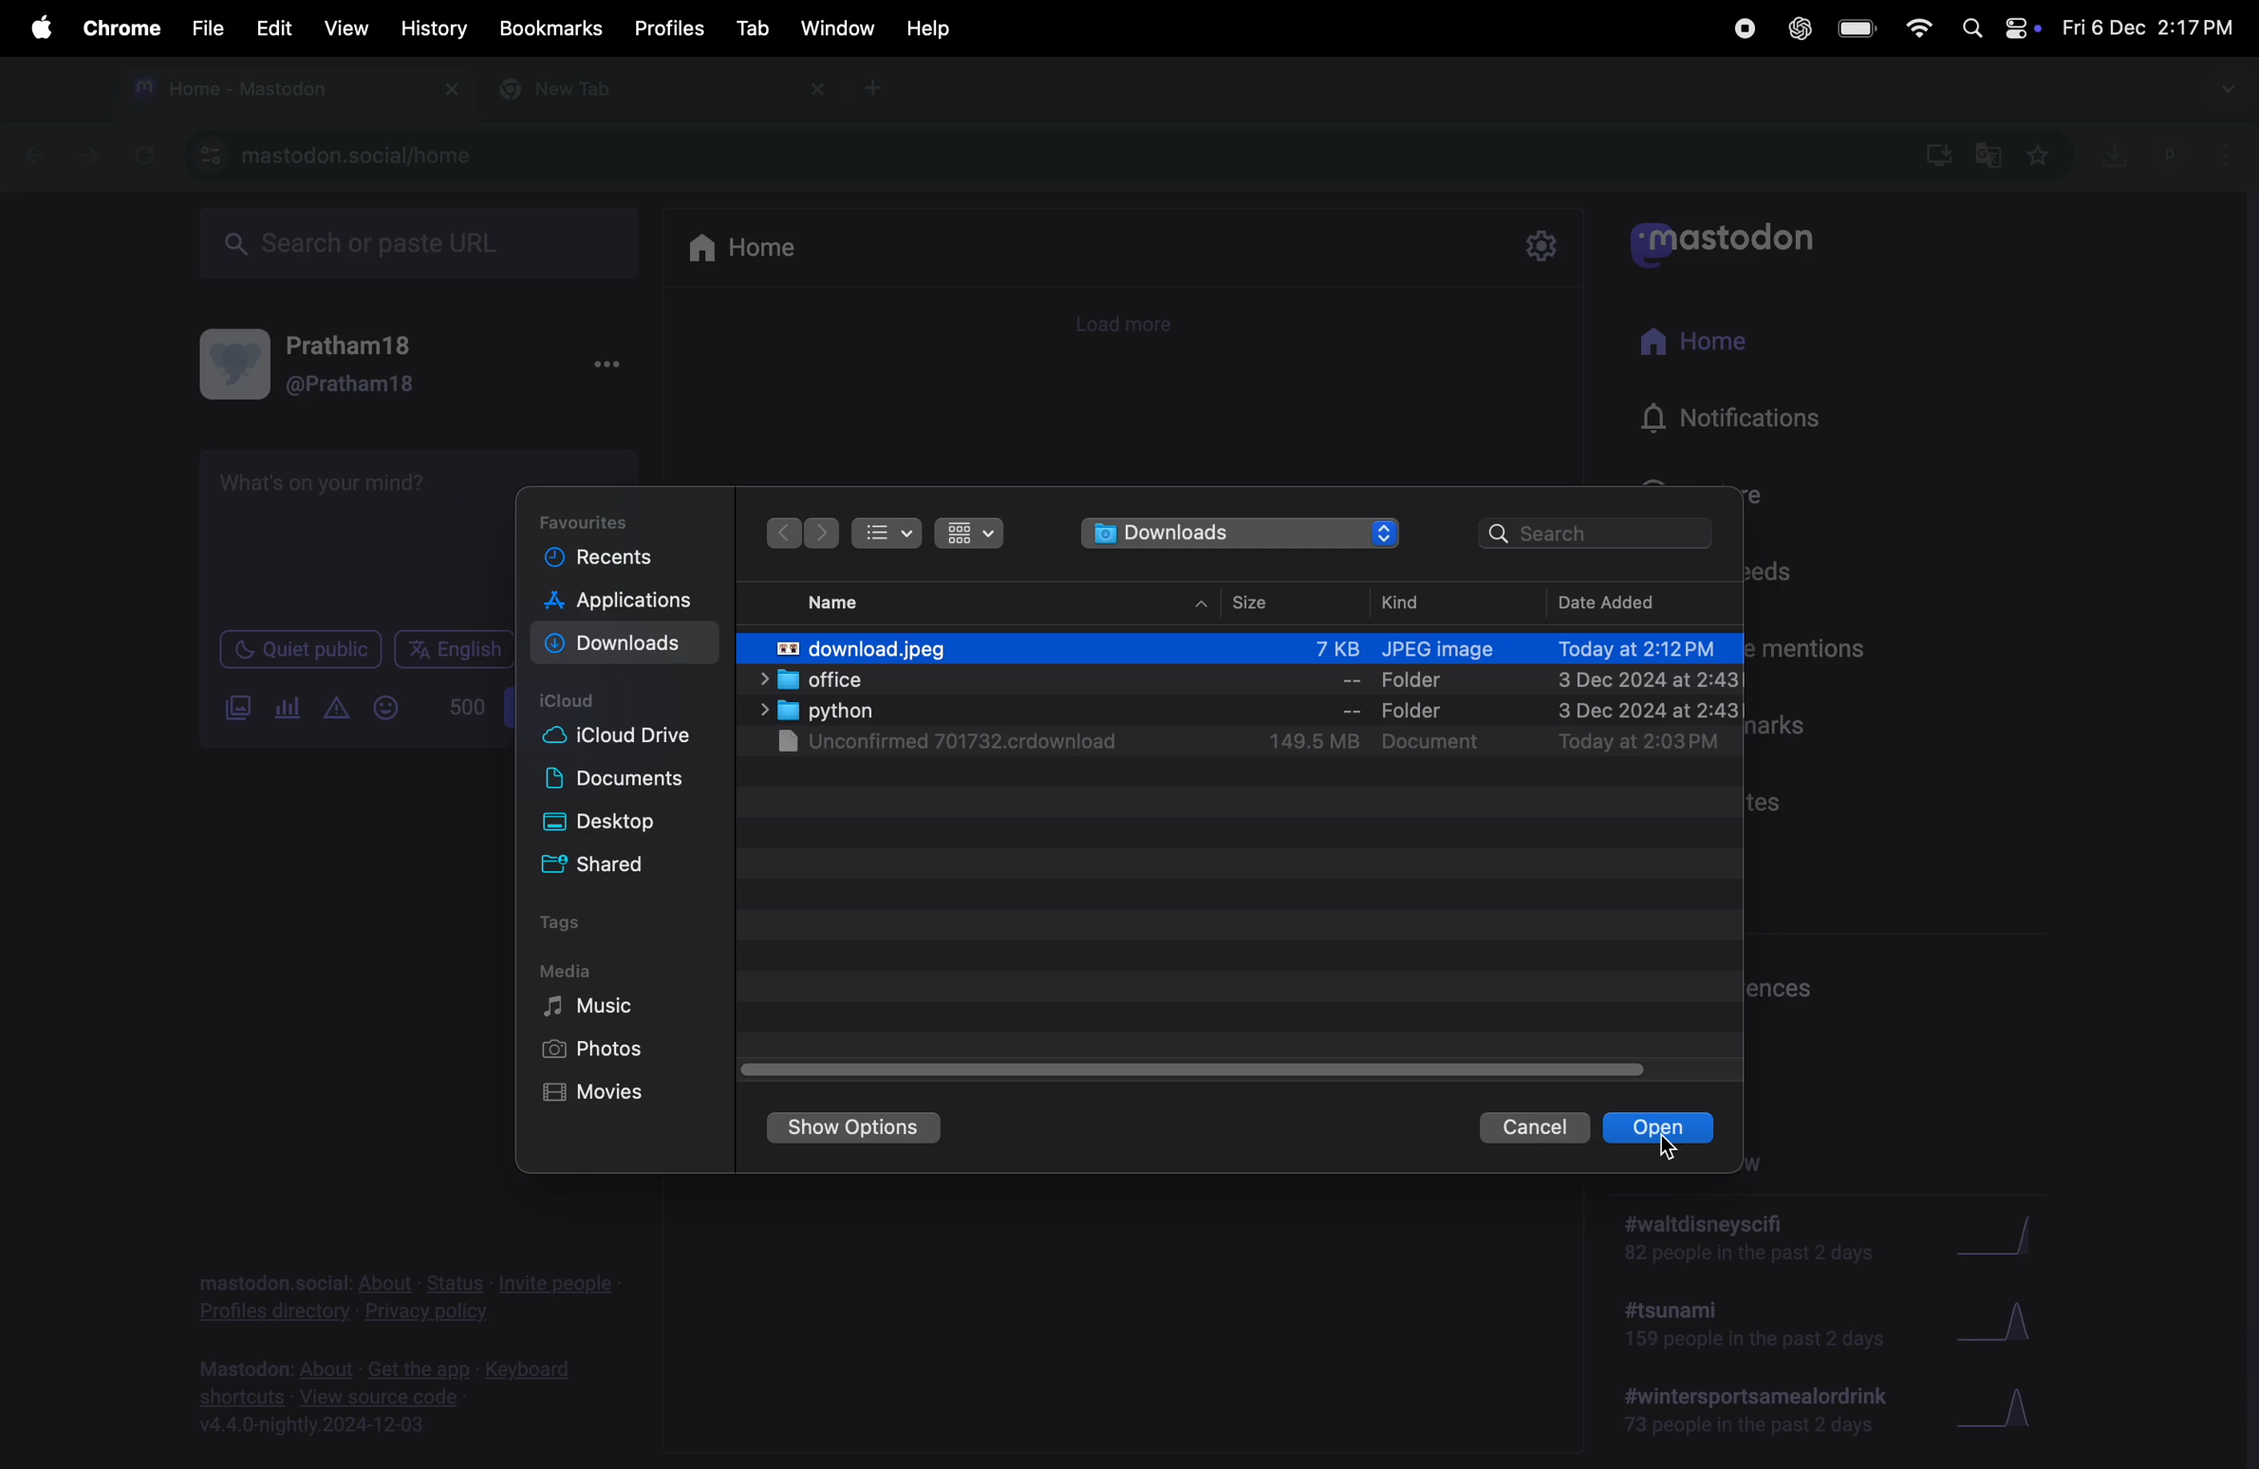 This screenshot has height=1469, width=2259. Describe the element at coordinates (1858, 30) in the screenshot. I see `battery` at that location.